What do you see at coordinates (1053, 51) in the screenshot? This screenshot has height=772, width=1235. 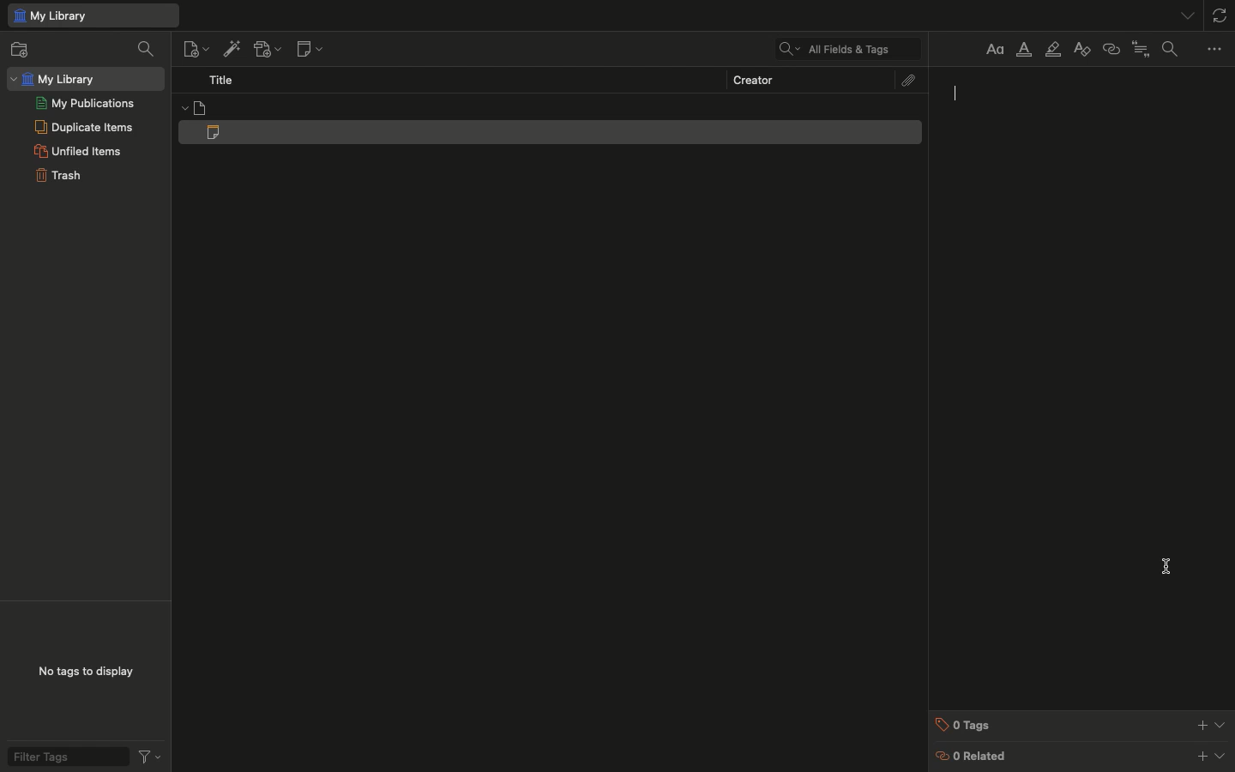 I see `Highlight text` at bounding box center [1053, 51].